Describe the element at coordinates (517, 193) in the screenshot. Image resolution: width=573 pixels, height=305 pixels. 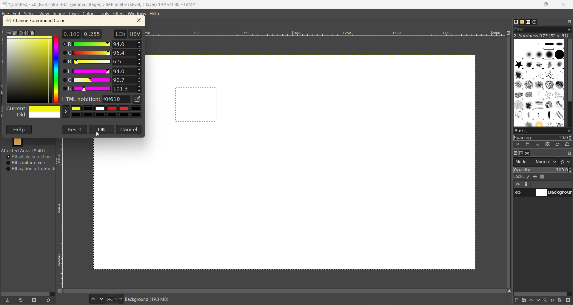
I see `preview` at that location.